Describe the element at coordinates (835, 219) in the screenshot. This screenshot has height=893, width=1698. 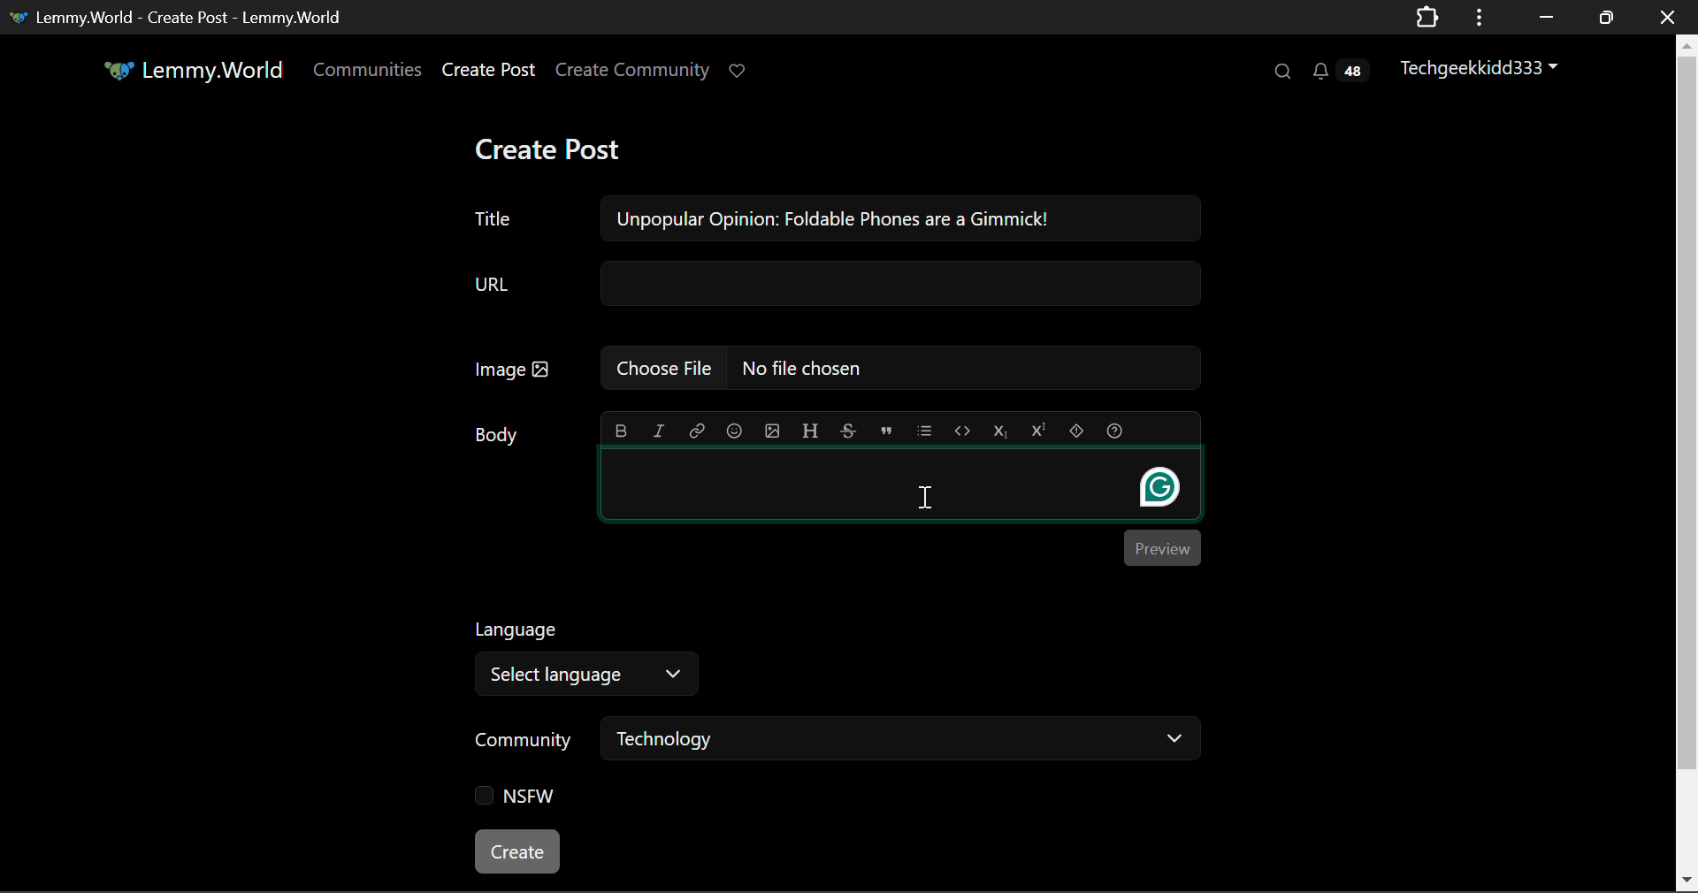
I see `Unpopular Opinion: Foldable Phones are a Gimmick` at that location.